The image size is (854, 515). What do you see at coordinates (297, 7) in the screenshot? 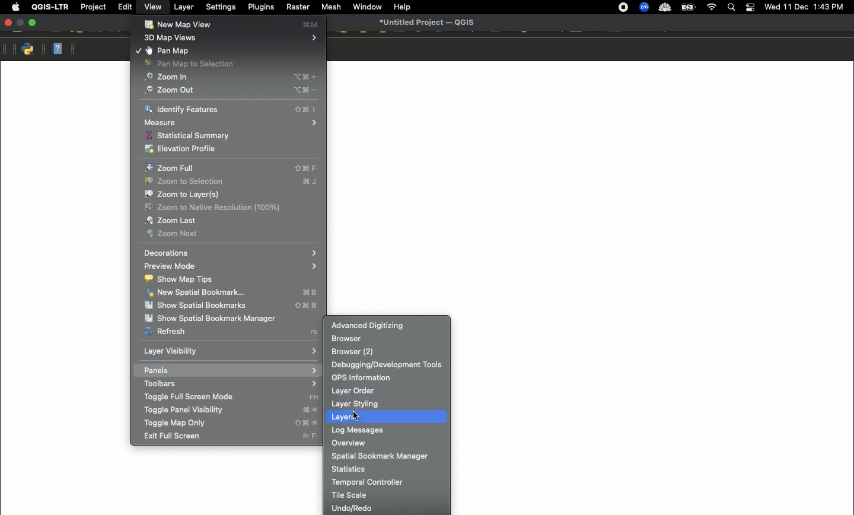
I see `Raster` at bounding box center [297, 7].